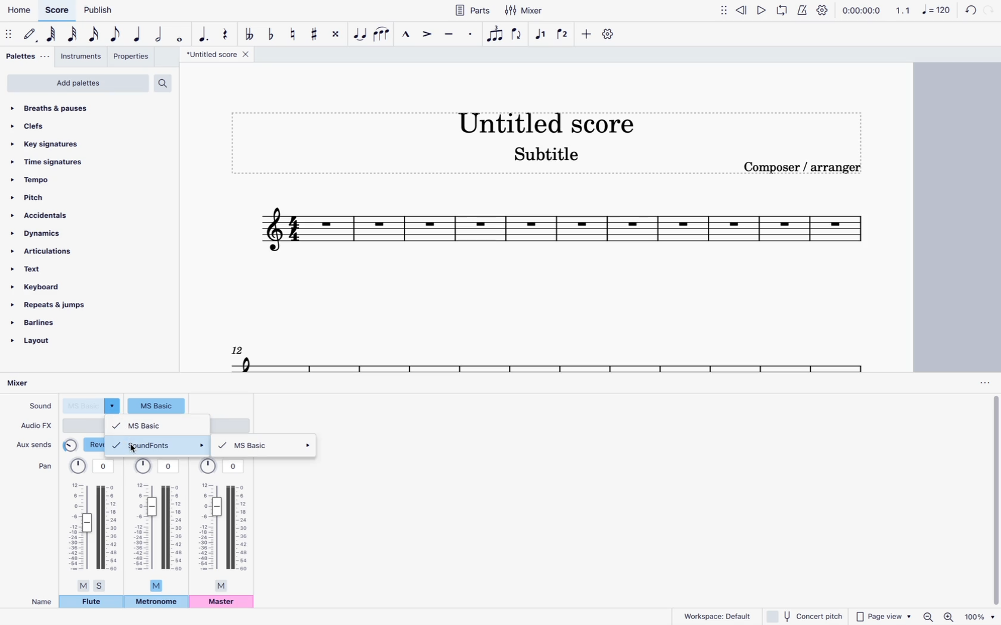 This screenshot has height=625, width=1001. I want to click on name, so click(42, 602).